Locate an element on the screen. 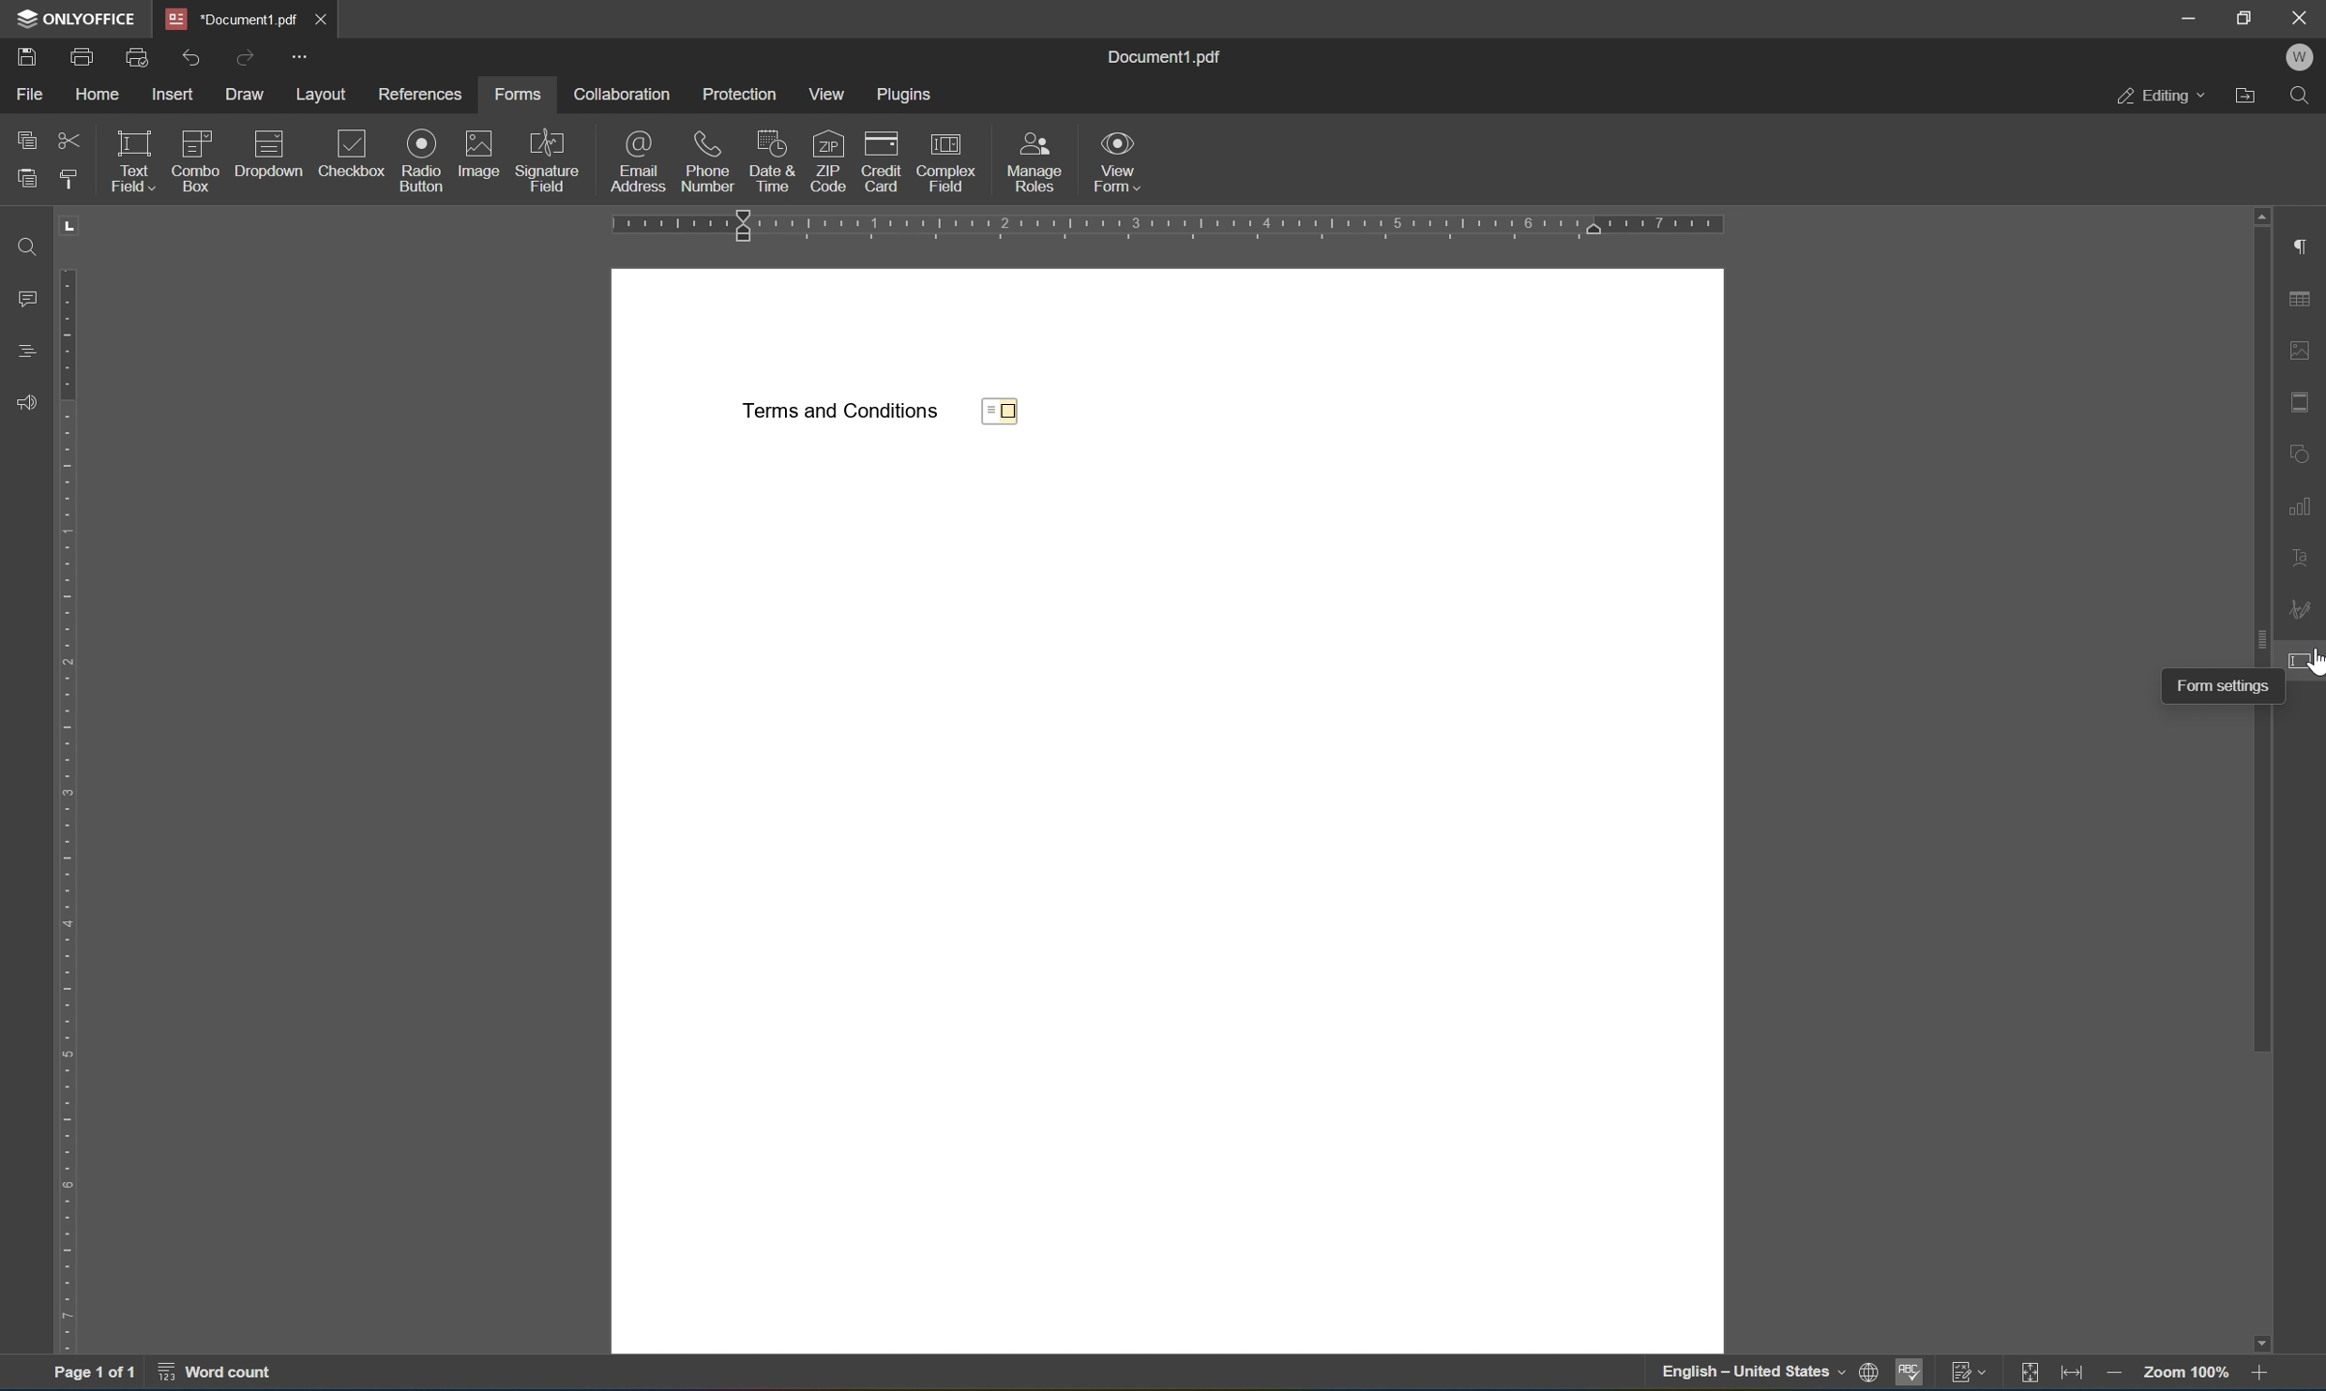  form settings is located at coordinates (2233, 688).